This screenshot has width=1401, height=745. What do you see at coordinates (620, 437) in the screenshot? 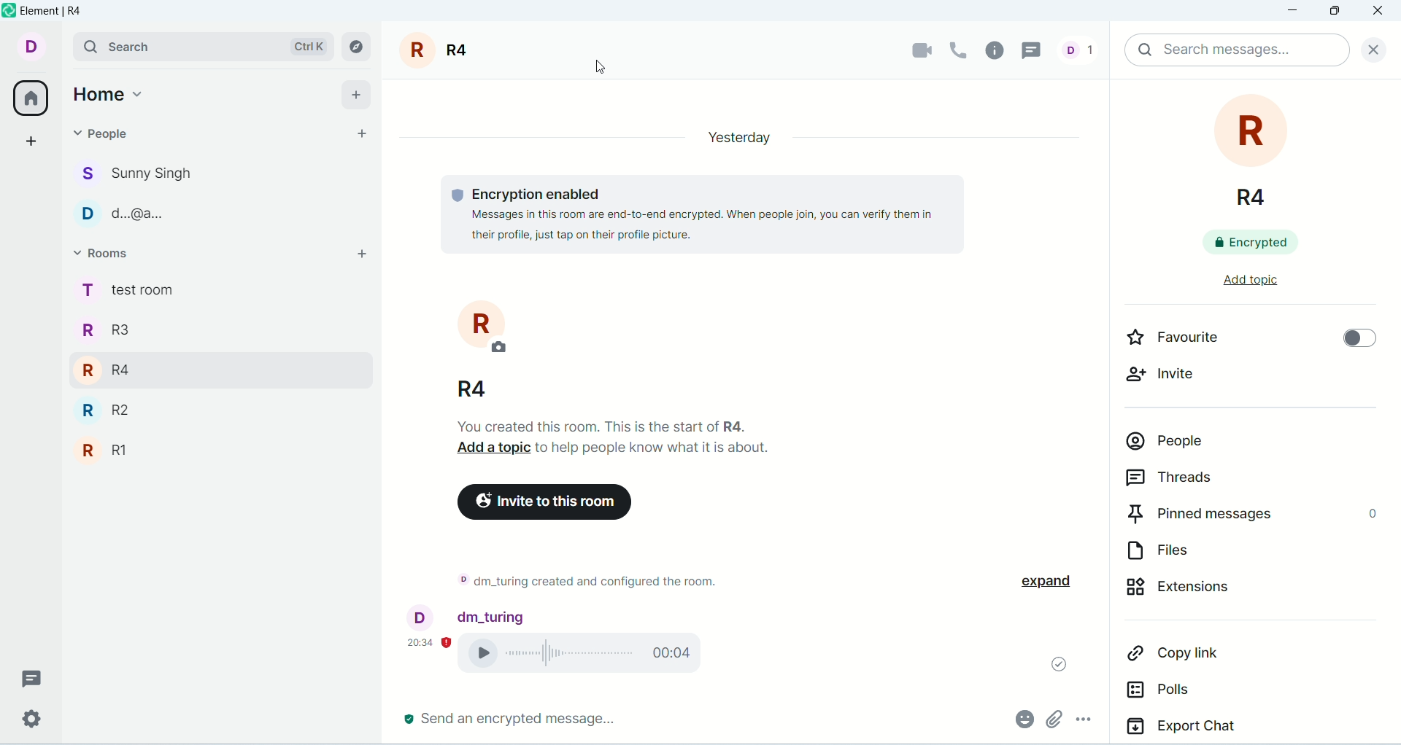
I see `text` at bounding box center [620, 437].